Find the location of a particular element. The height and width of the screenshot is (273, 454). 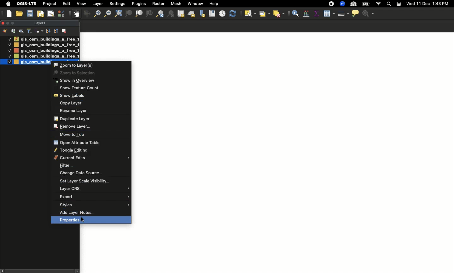

Grab is located at coordinates (77, 14).